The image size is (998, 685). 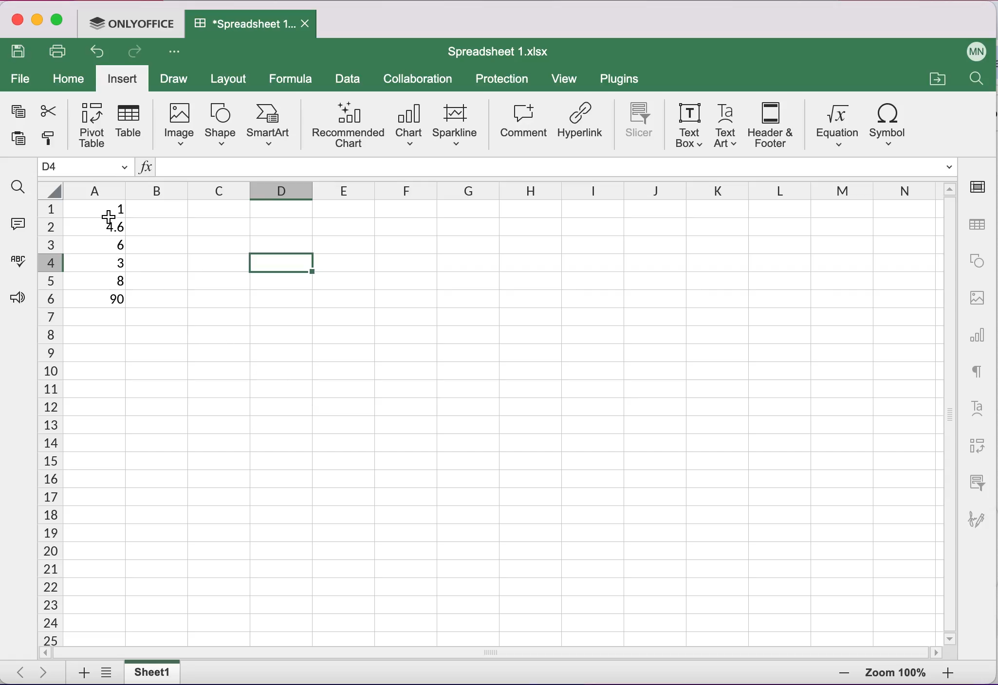 I want to click on next sheet, so click(x=43, y=674).